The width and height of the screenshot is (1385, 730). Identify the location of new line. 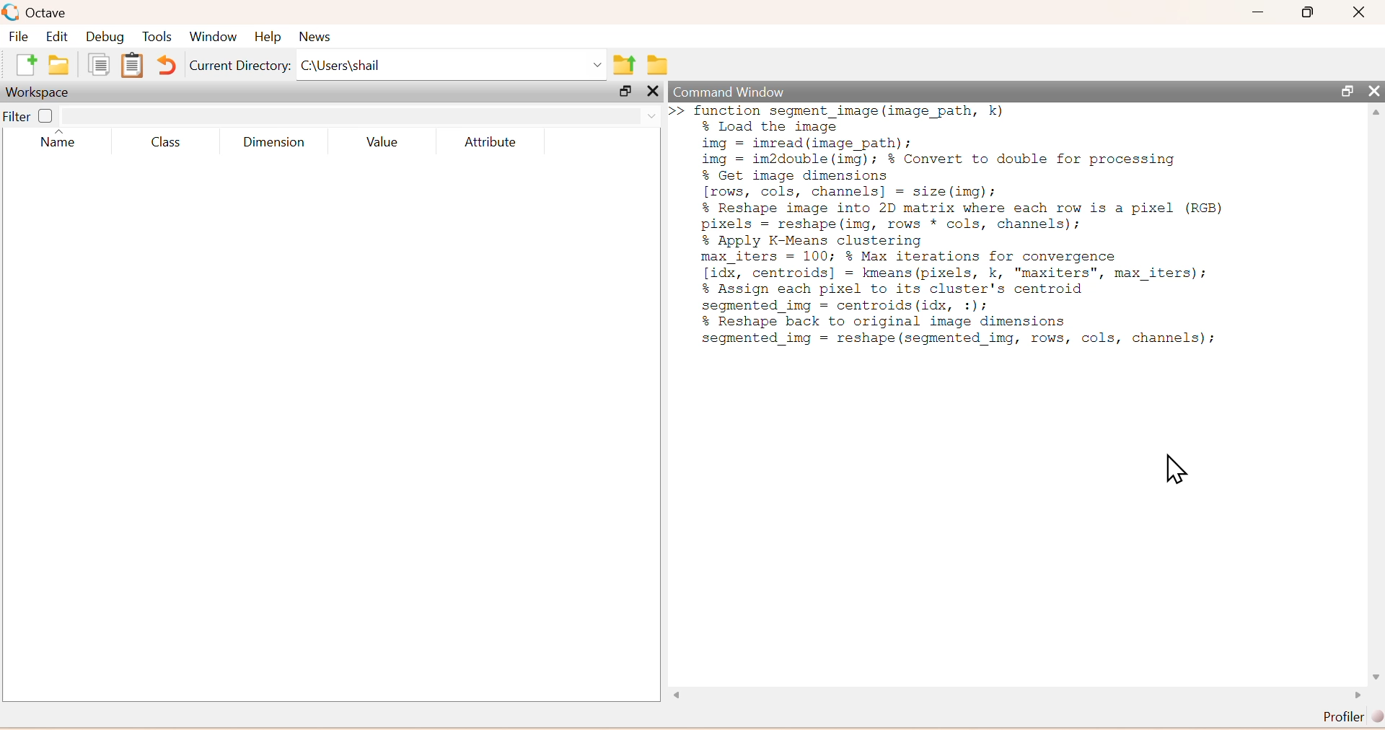
(677, 110).